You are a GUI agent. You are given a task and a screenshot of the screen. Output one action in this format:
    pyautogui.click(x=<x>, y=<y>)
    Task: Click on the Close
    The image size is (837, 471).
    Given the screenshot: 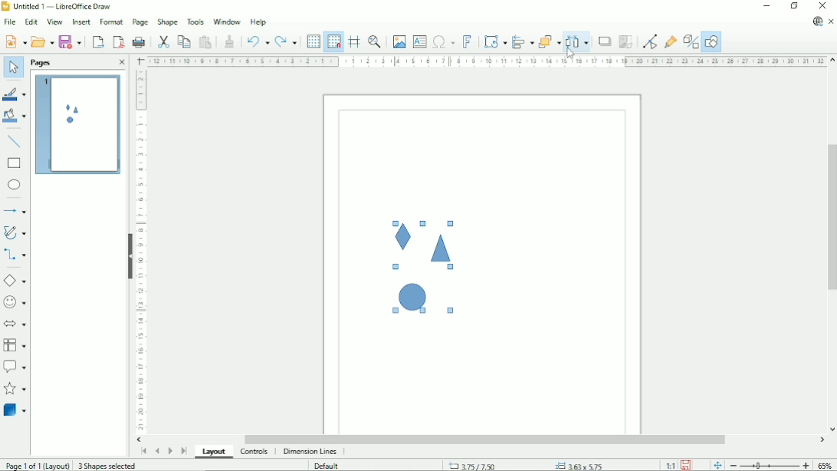 What is the action you would take?
    pyautogui.click(x=121, y=63)
    